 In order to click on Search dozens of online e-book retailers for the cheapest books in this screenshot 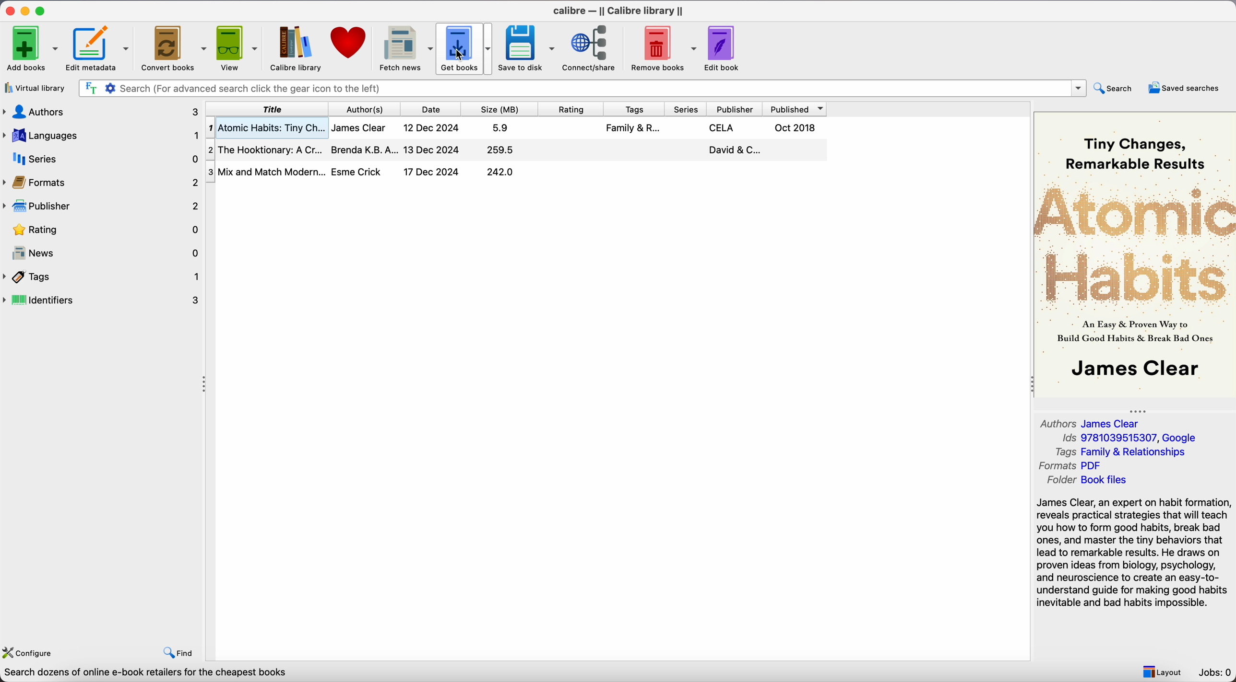, I will do `click(144, 674)`.